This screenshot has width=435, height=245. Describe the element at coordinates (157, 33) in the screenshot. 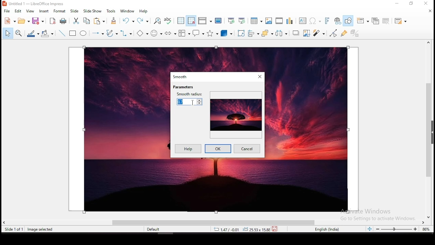

I see `symbol shapes` at that location.